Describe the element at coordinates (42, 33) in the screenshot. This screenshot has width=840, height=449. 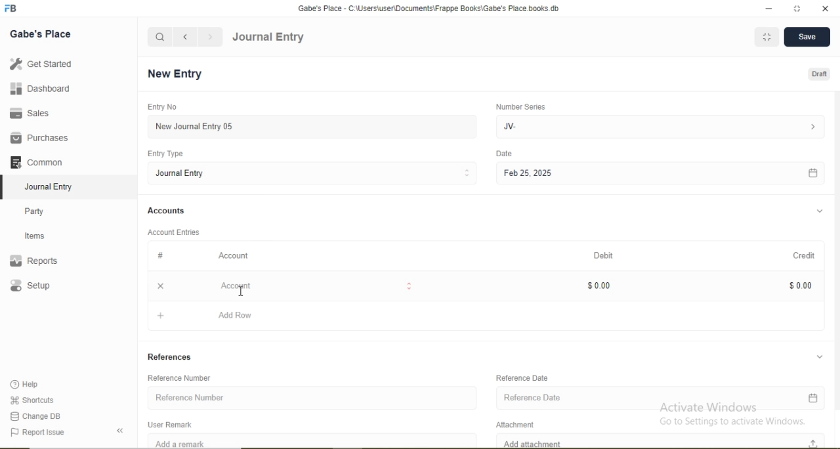
I see `Gabe's Place` at that location.